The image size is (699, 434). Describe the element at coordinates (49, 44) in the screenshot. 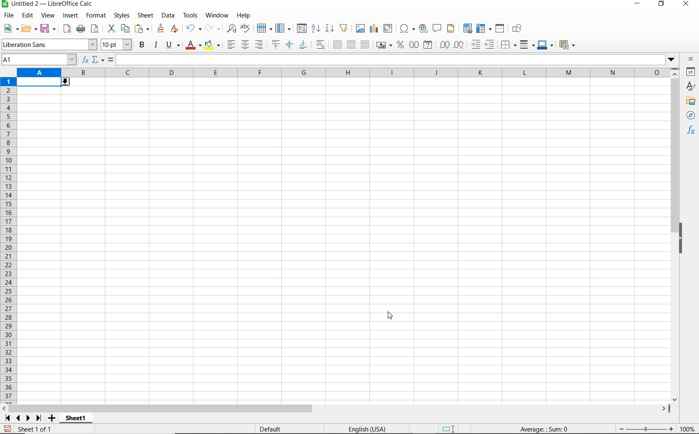

I see `font name` at that location.